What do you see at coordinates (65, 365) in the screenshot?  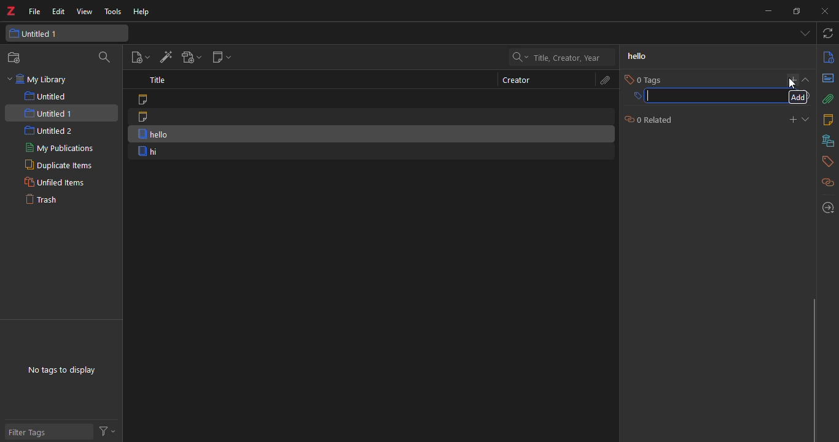 I see `no tags to display` at bounding box center [65, 365].